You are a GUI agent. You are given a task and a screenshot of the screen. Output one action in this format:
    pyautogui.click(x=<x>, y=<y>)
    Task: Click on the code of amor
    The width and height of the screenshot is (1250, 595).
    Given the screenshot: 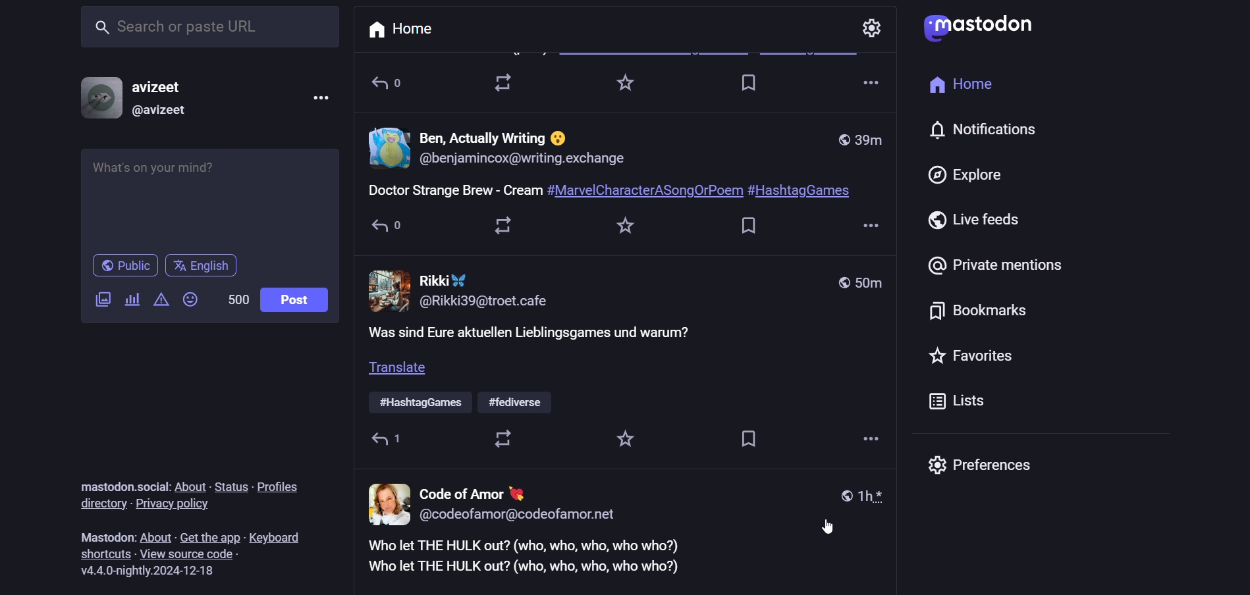 What is the action you would take?
    pyautogui.click(x=470, y=494)
    